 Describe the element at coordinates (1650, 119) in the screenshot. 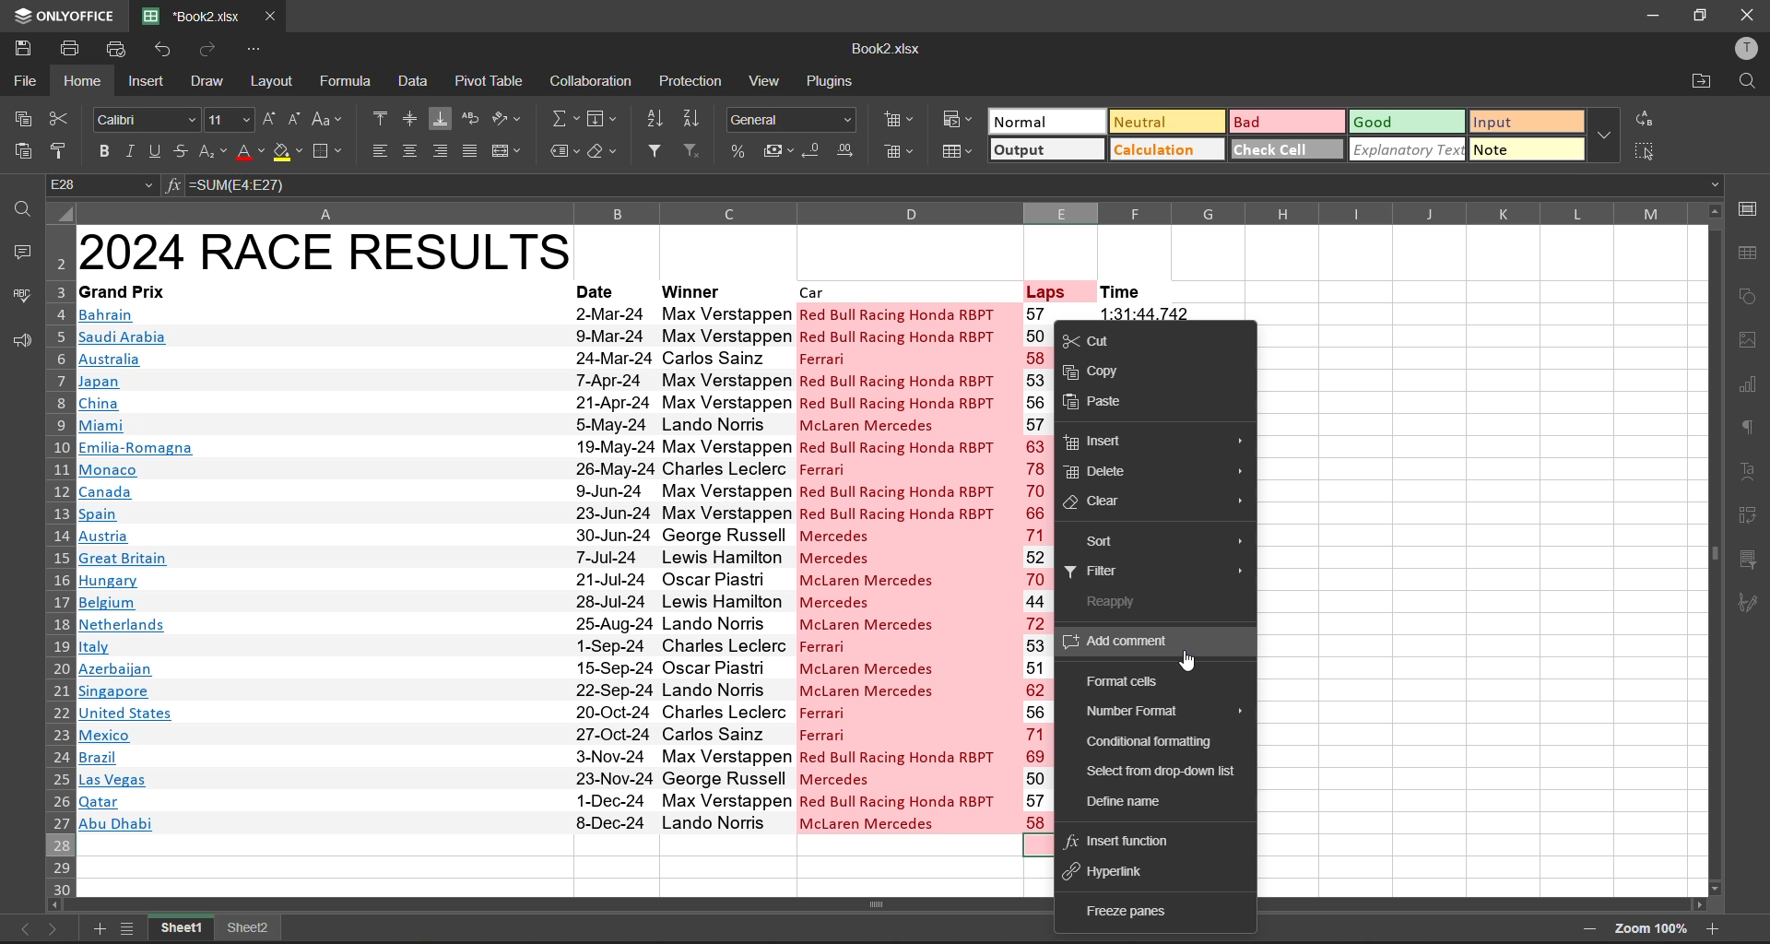

I see `replace` at that location.